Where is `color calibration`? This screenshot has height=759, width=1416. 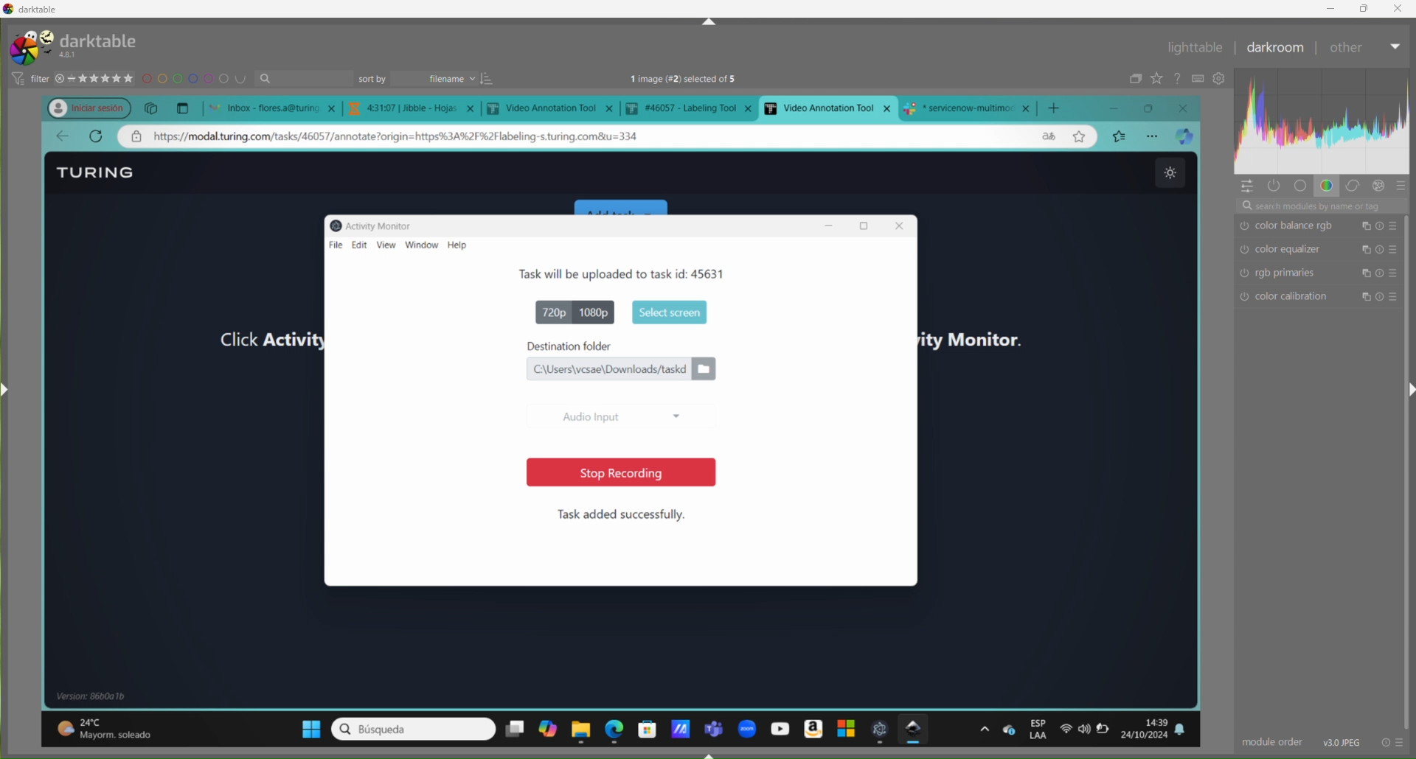
color calibration is located at coordinates (1322, 298).